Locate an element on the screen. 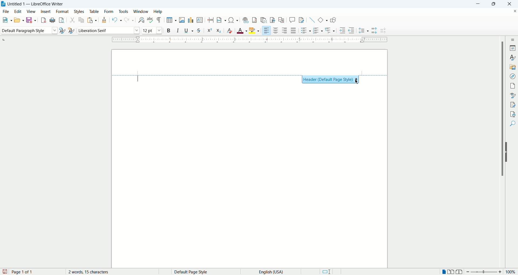 The height and width of the screenshot is (275, 518). help is located at coordinates (158, 12).